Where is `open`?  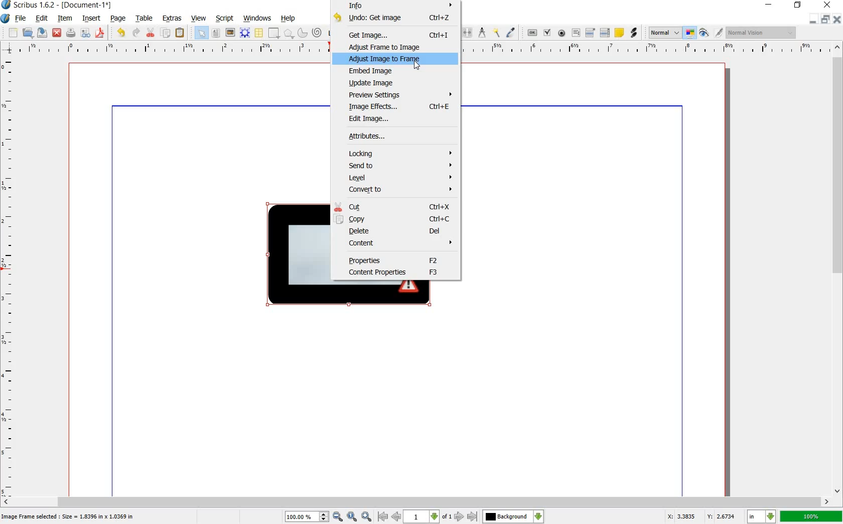
open is located at coordinates (28, 33).